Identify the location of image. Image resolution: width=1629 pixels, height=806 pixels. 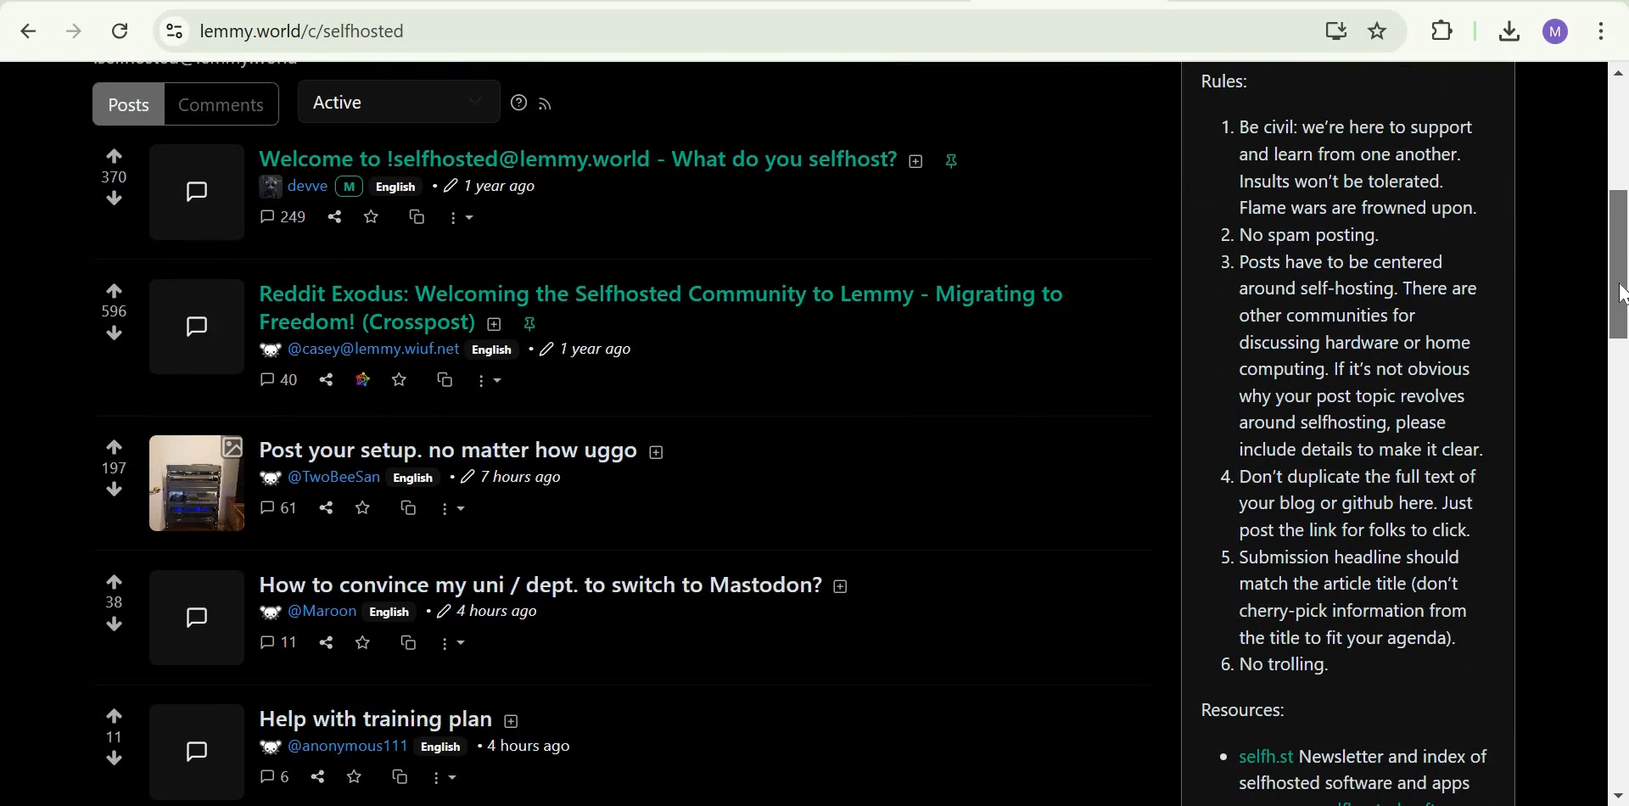
(272, 183).